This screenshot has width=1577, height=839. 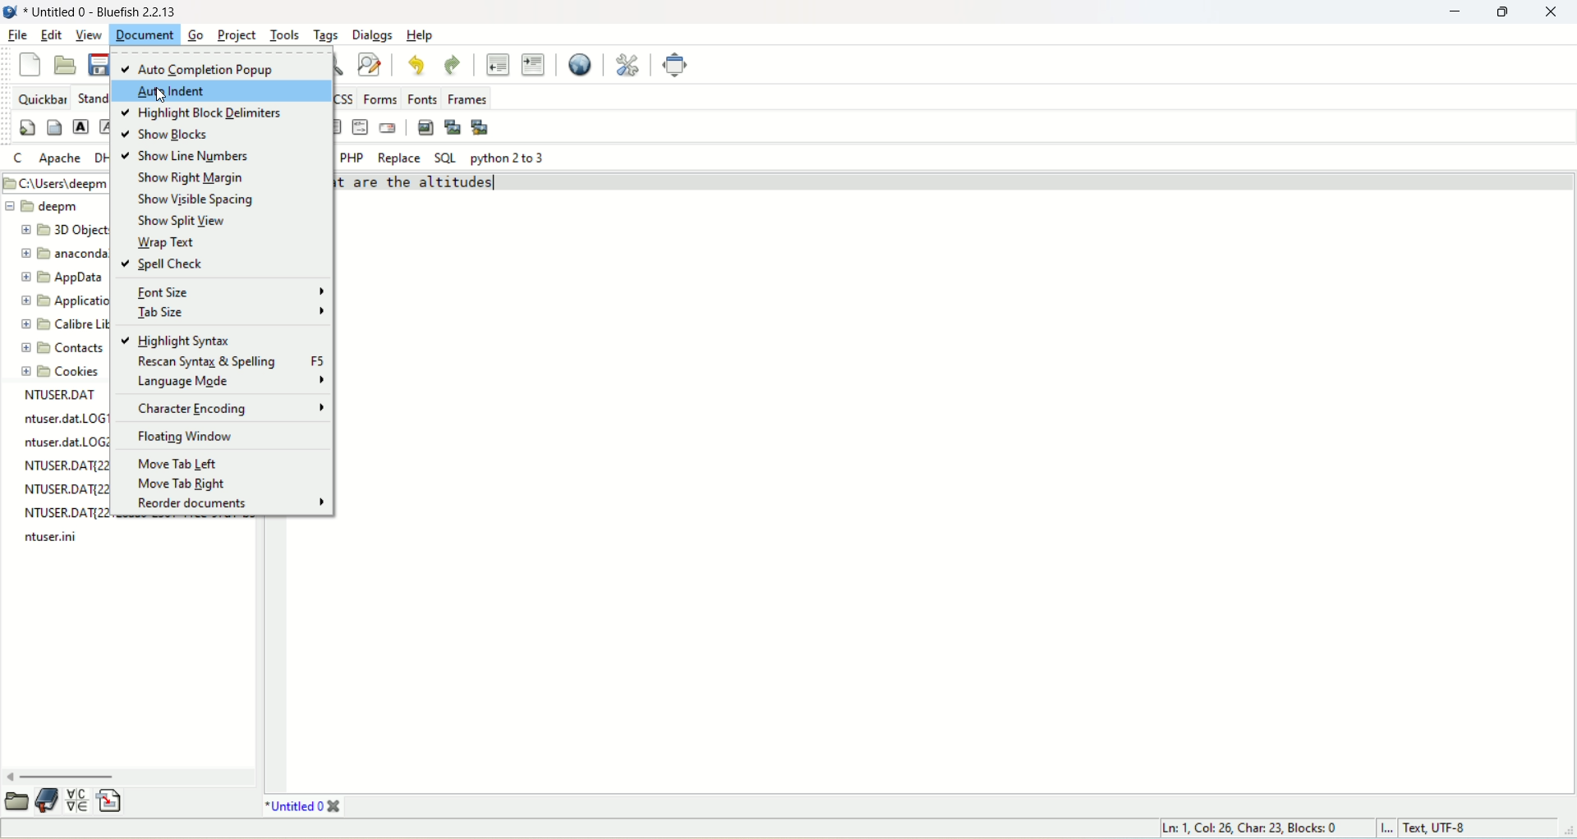 What do you see at coordinates (67, 254) in the screenshot?
I see `anaconda` at bounding box center [67, 254].